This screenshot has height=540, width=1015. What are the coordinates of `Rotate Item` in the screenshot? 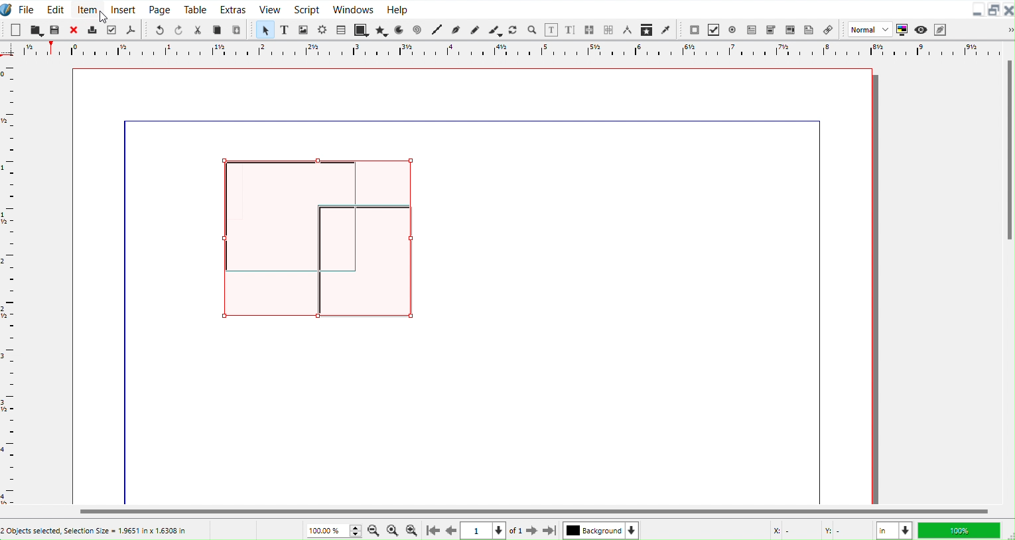 It's located at (513, 30).